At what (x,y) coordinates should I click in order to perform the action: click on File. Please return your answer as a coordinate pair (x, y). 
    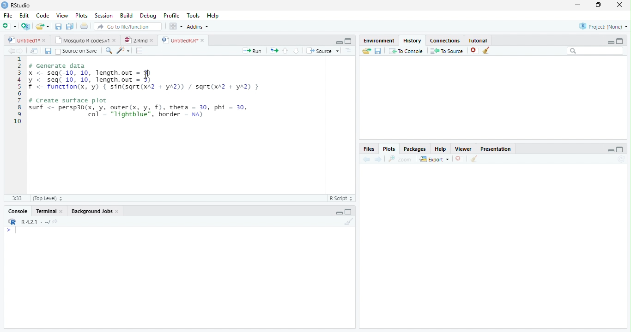
    Looking at the image, I should click on (8, 15).